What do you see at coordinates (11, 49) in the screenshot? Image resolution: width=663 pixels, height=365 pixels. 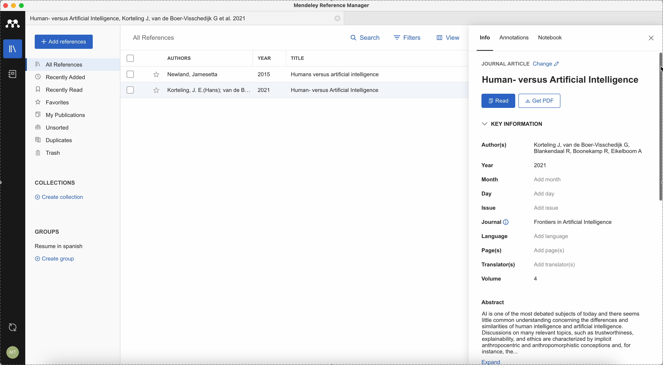 I see `library` at bounding box center [11, 49].